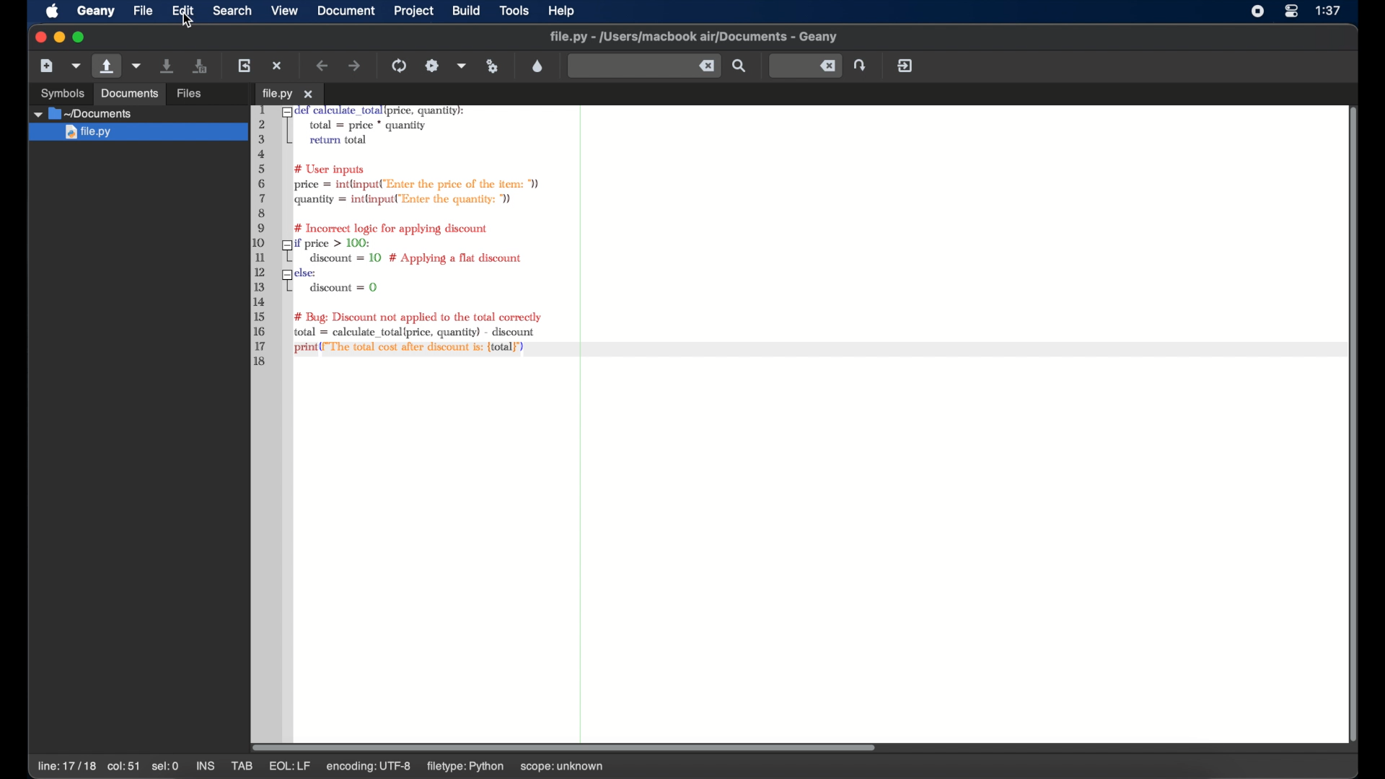 The height and width of the screenshot is (779, 1385). I want to click on reload the current file from disk, so click(245, 65).